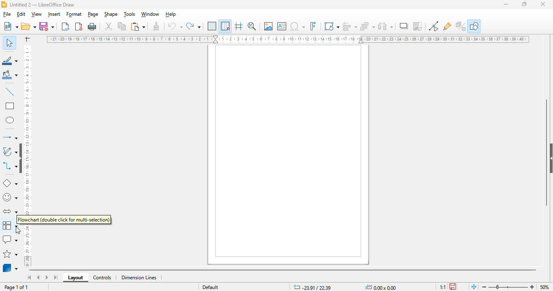 This screenshot has height=291, width=553. I want to click on zoom out, so click(485, 287).